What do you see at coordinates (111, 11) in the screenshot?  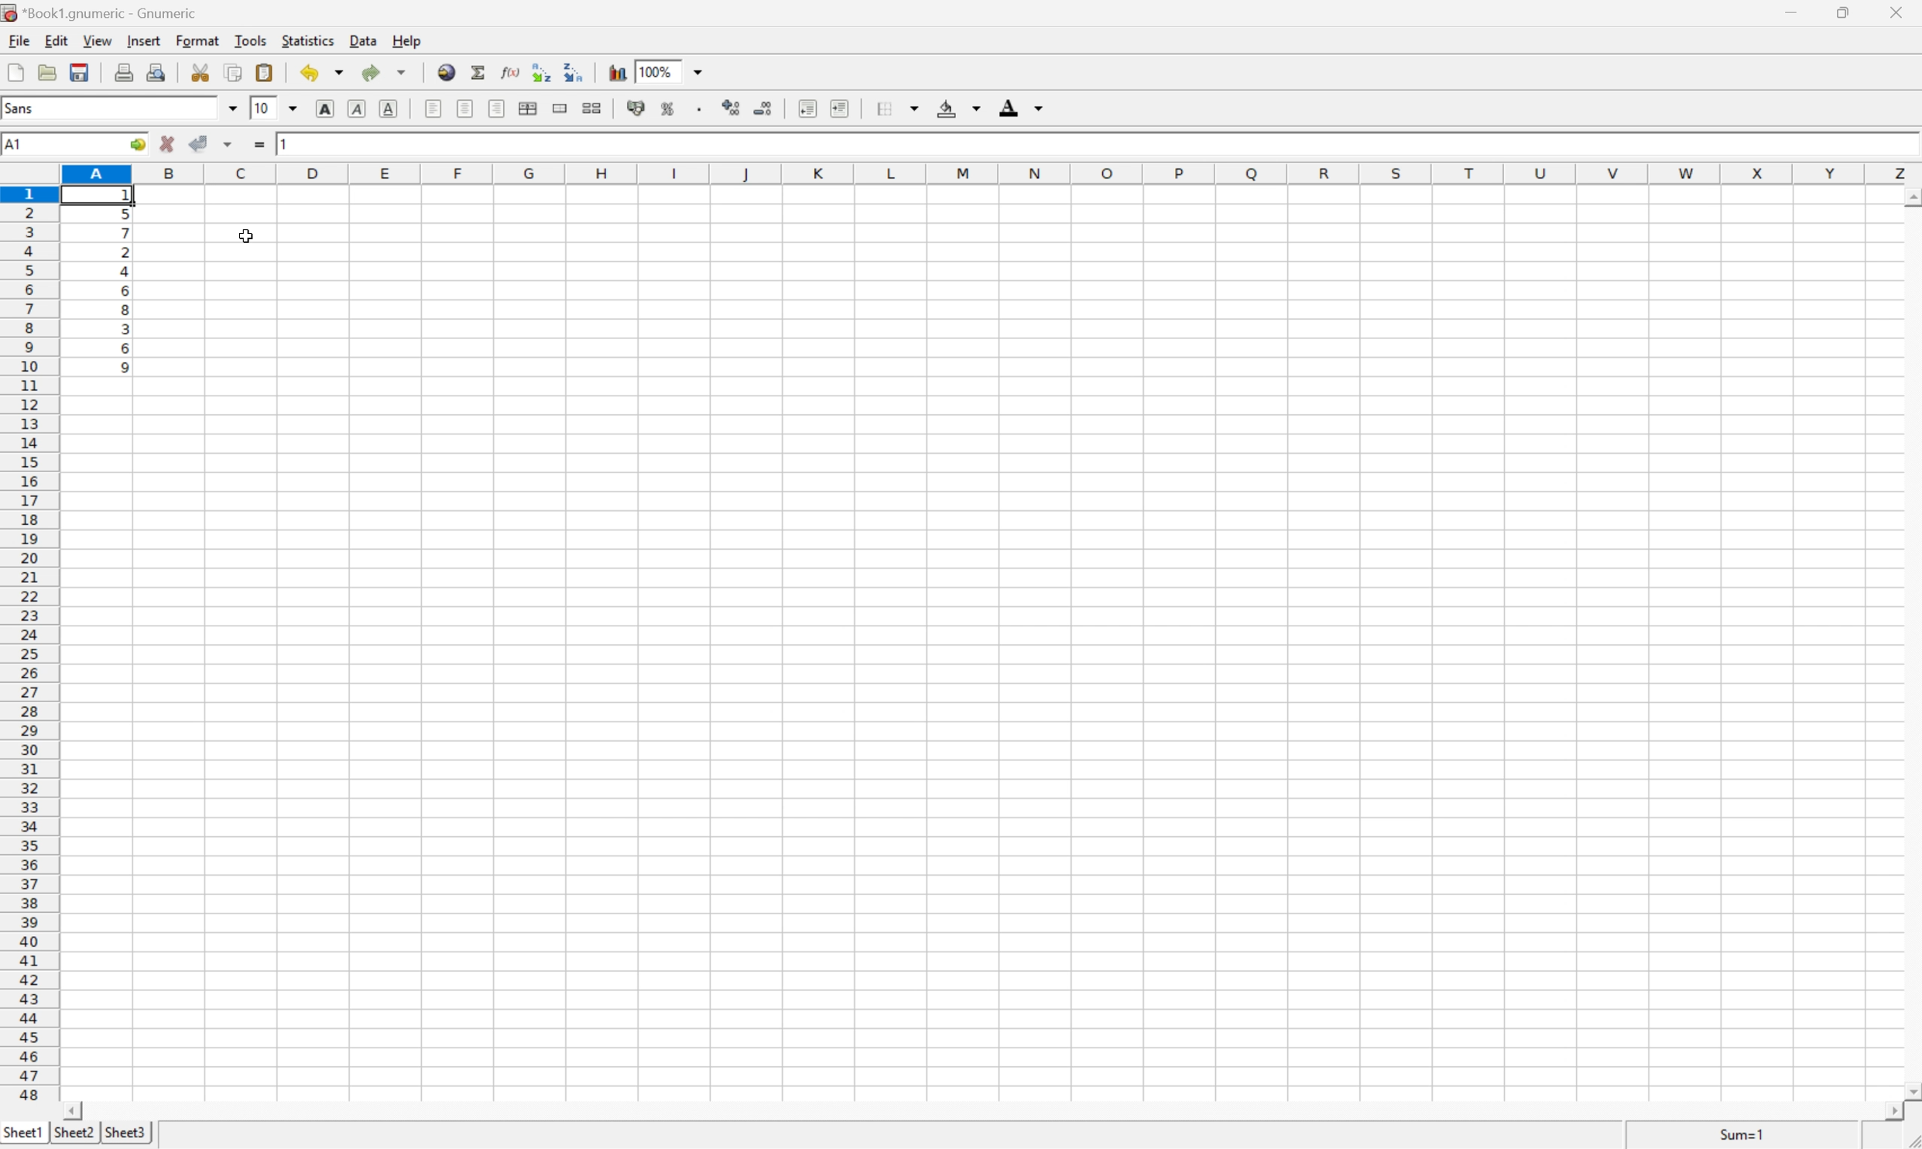 I see `application name` at bounding box center [111, 11].